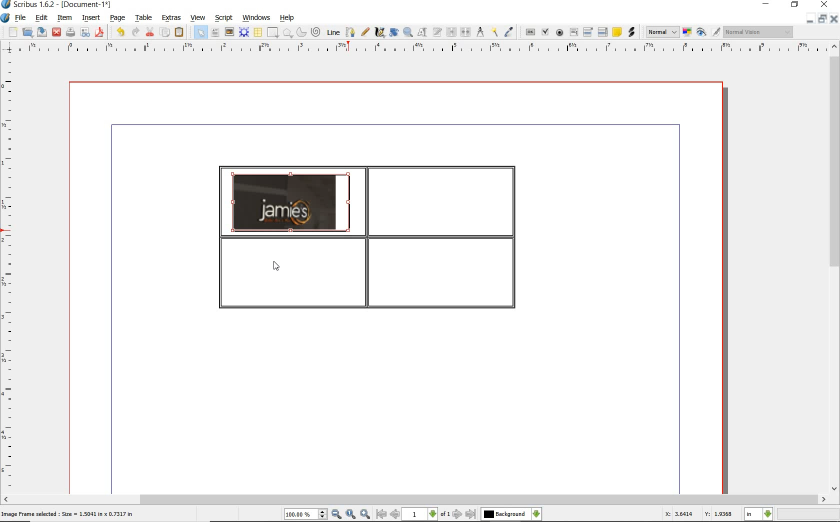  Describe the element at coordinates (179, 32) in the screenshot. I see `paste` at that location.